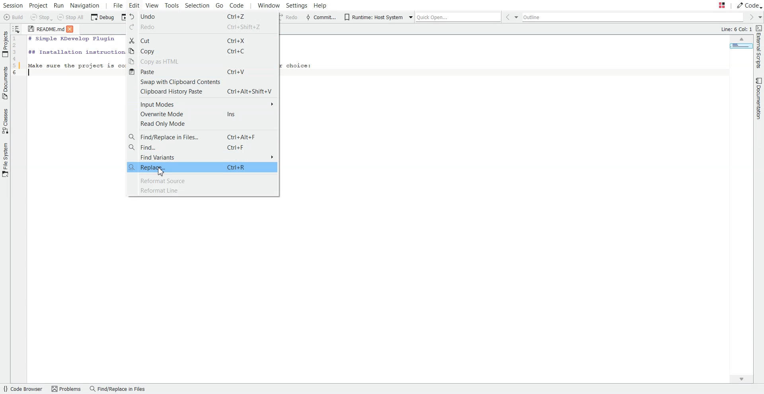  I want to click on Quick Open, so click(453, 16).